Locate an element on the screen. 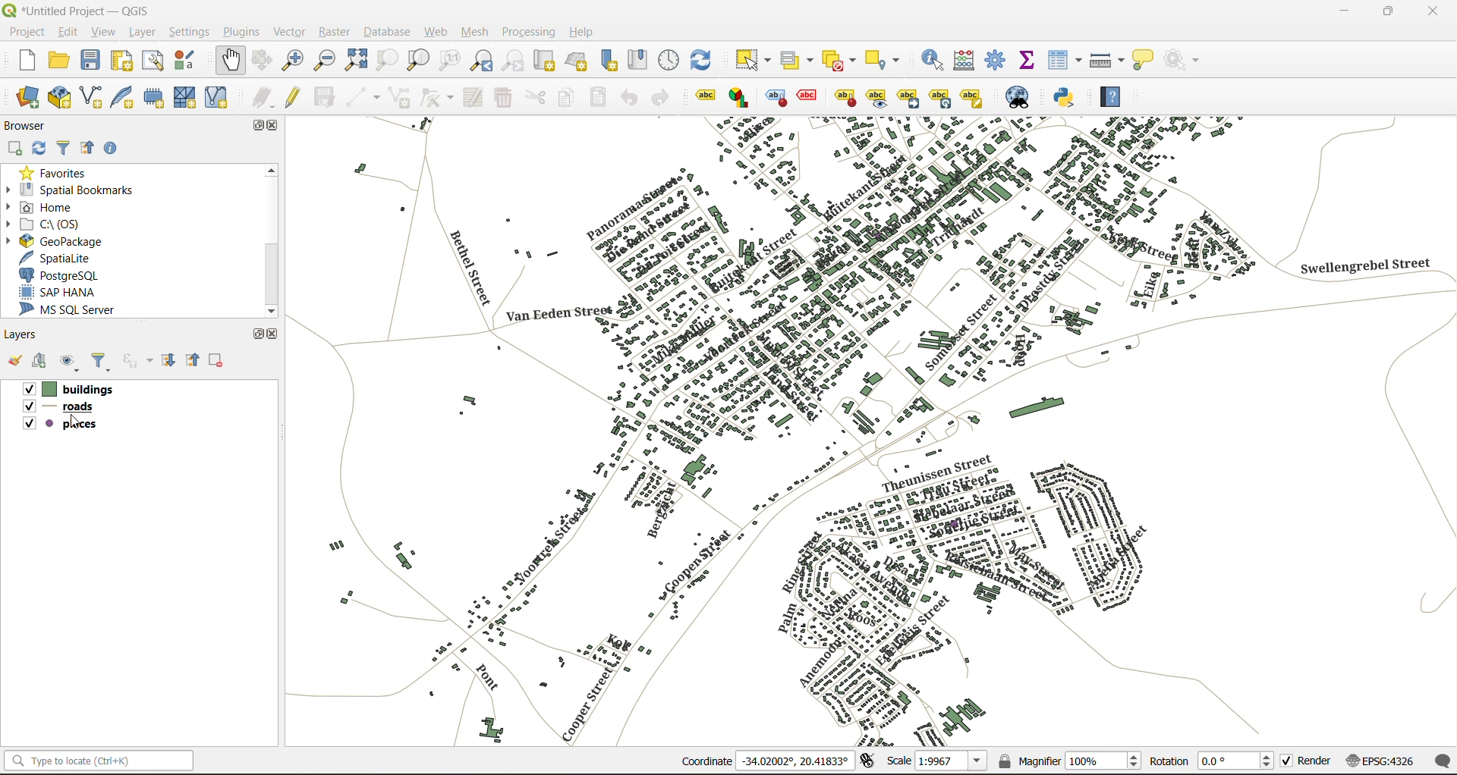  buildings layer is located at coordinates (74, 390).